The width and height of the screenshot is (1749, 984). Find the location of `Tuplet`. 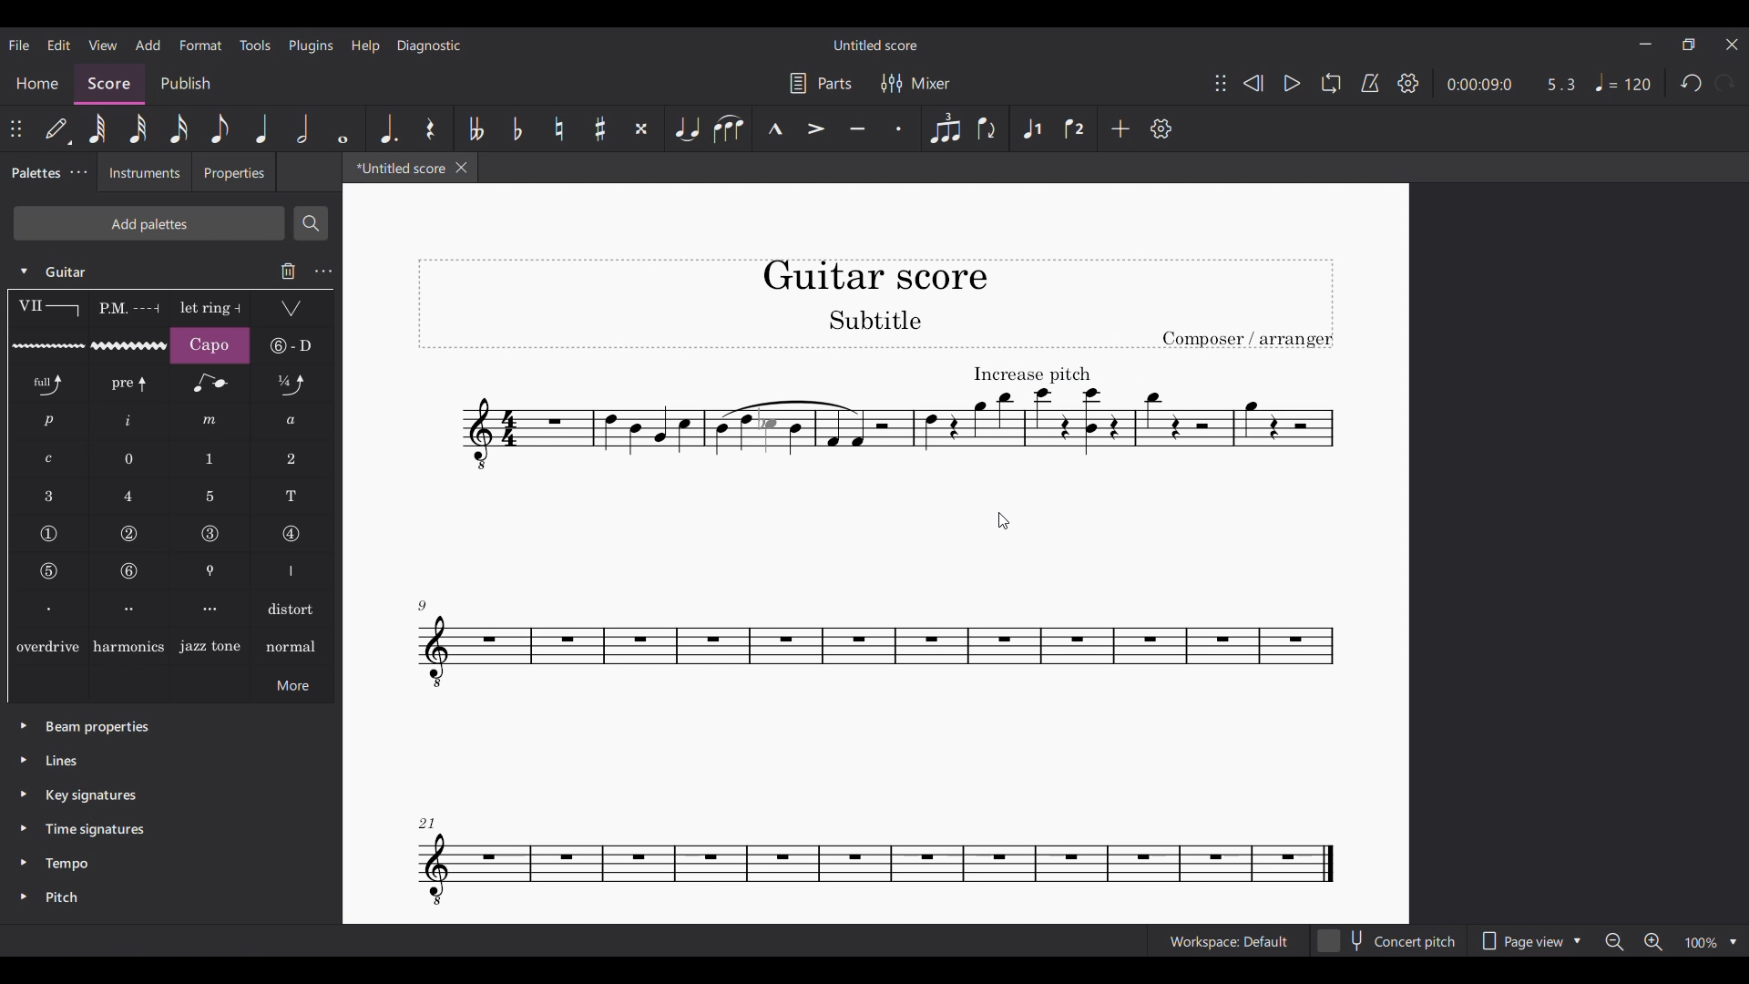

Tuplet is located at coordinates (944, 128).